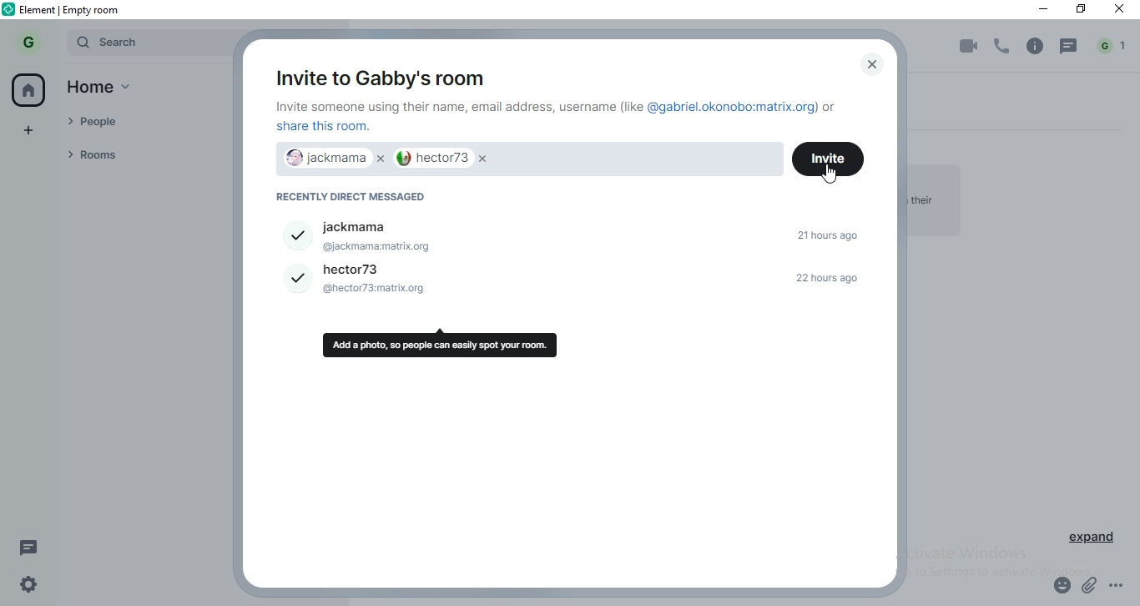 This screenshot has width=1140, height=606. Describe the element at coordinates (108, 89) in the screenshot. I see `home` at that location.